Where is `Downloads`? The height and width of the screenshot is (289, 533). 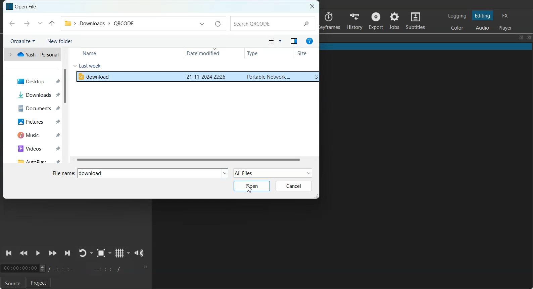 Downloads is located at coordinates (36, 95).